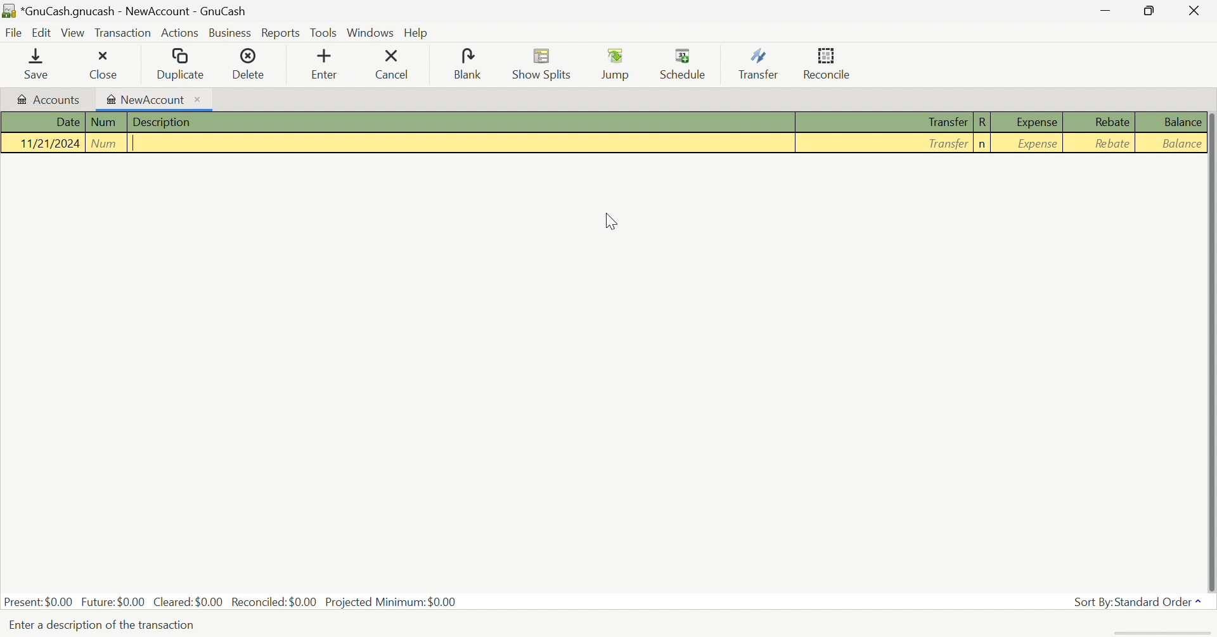 This screenshot has height=637, width=1217. Describe the element at coordinates (147, 100) in the screenshot. I see `NewAccount` at that location.